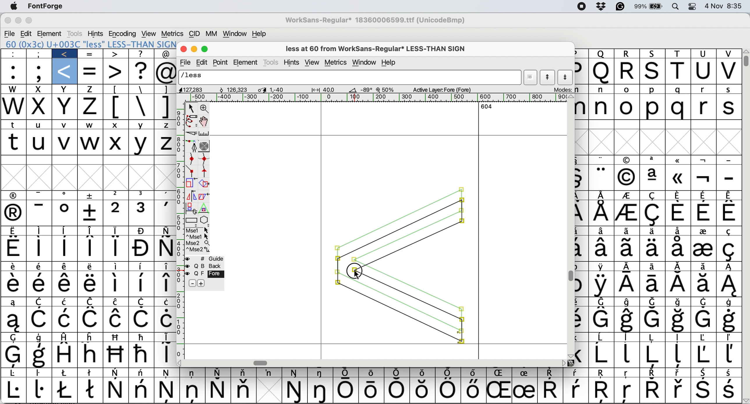 The width and height of the screenshot is (750, 404). What do you see at coordinates (65, 142) in the screenshot?
I see `v` at bounding box center [65, 142].